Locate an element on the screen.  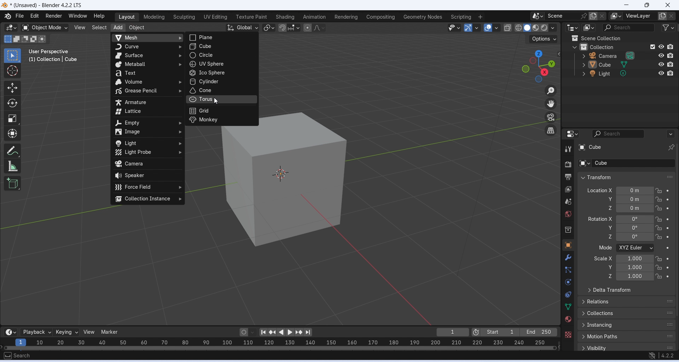
light is located at coordinates (148, 143).